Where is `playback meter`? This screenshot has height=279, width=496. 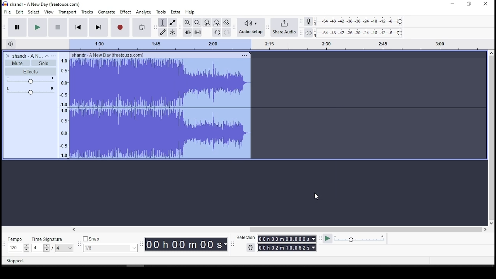 playback meter is located at coordinates (308, 33).